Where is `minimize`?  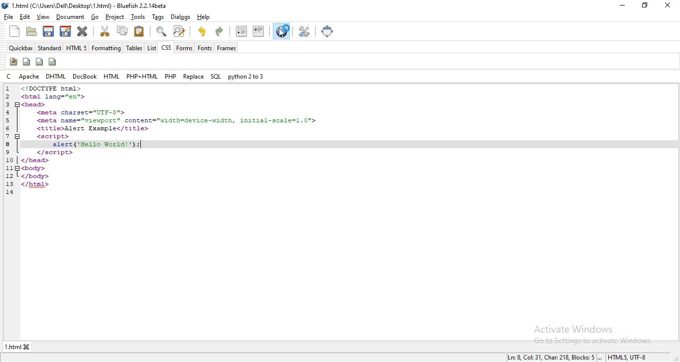 minimize is located at coordinates (622, 5).